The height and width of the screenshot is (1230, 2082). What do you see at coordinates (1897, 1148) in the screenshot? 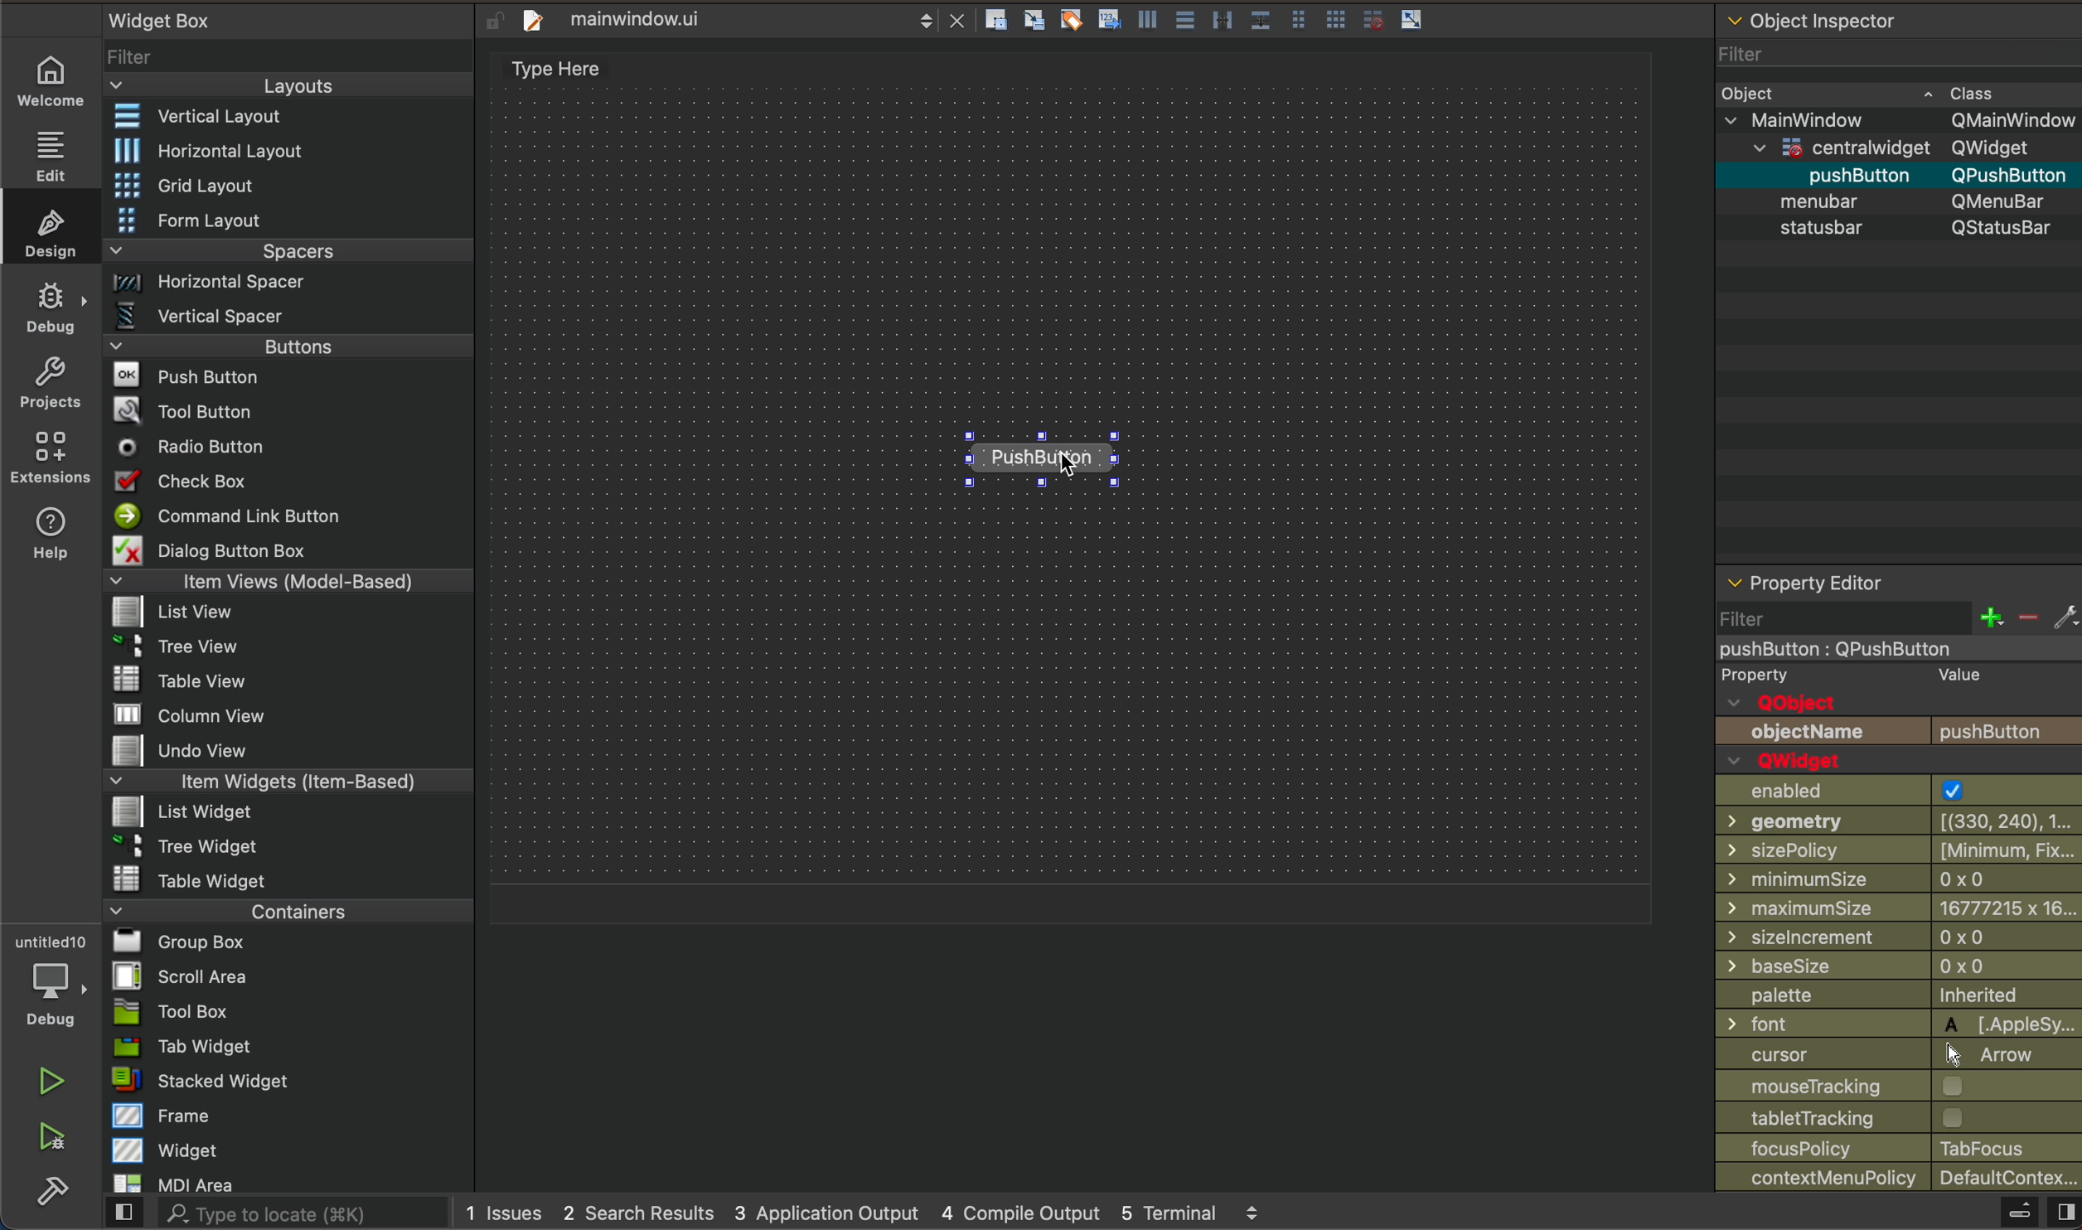
I see `focus` at bounding box center [1897, 1148].